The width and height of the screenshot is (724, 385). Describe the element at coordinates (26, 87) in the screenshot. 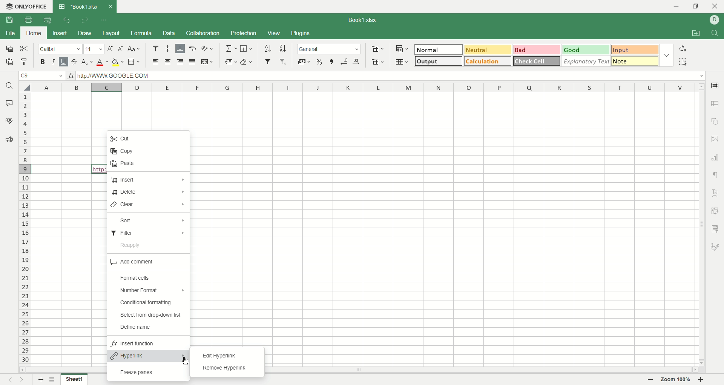

I see `select all` at that location.